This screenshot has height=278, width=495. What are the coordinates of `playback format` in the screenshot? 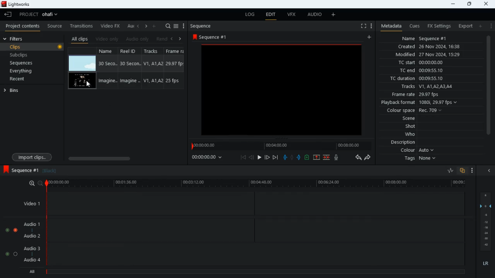 It's located at (422, 103).